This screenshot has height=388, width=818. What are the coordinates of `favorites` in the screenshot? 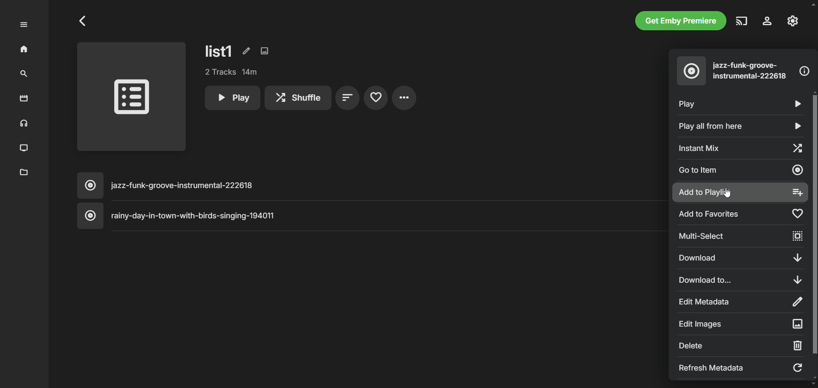 It's located at (375, 98).